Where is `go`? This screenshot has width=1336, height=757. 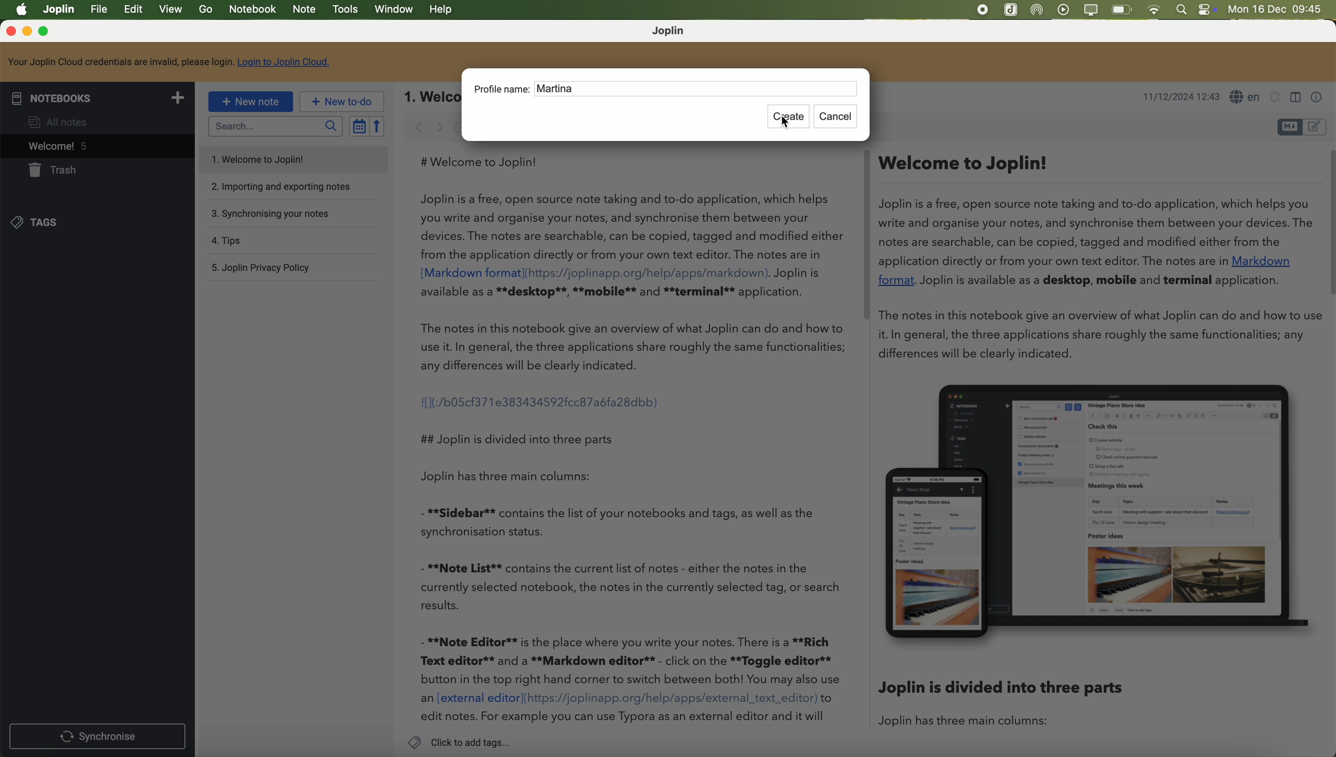 go is located at coordinates (206, 10).